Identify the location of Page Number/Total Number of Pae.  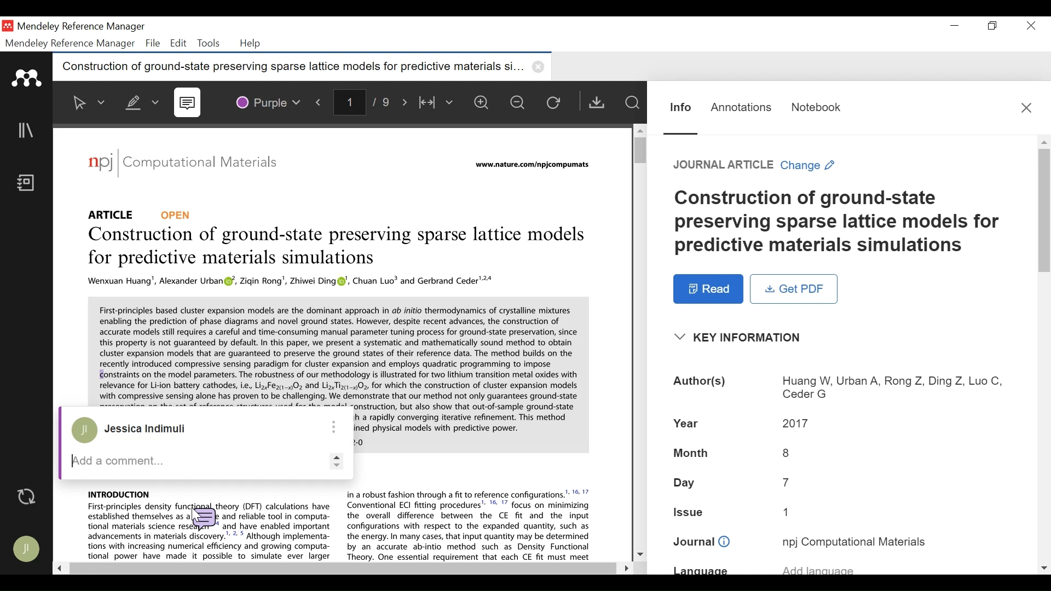
(364, 103).